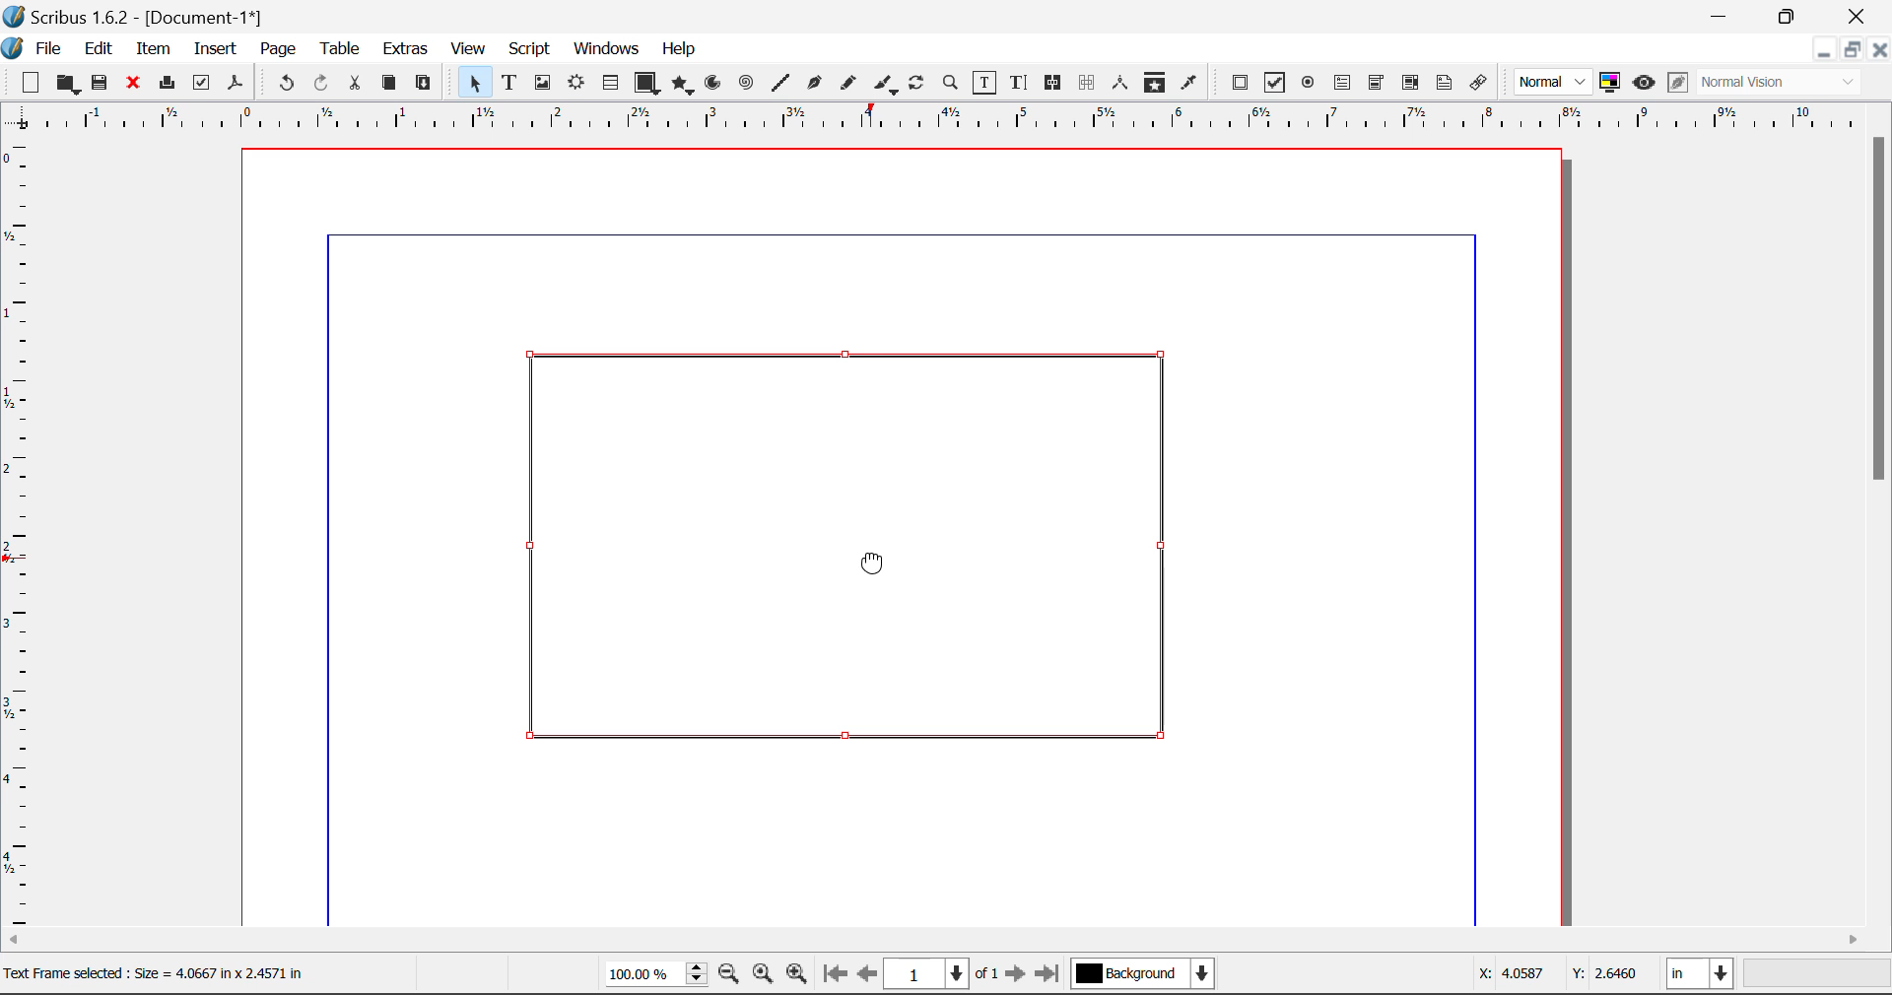 The width and height of the screenshot is (1892, 995). I want to click on Pdf Push Button, so click(1240, 82).